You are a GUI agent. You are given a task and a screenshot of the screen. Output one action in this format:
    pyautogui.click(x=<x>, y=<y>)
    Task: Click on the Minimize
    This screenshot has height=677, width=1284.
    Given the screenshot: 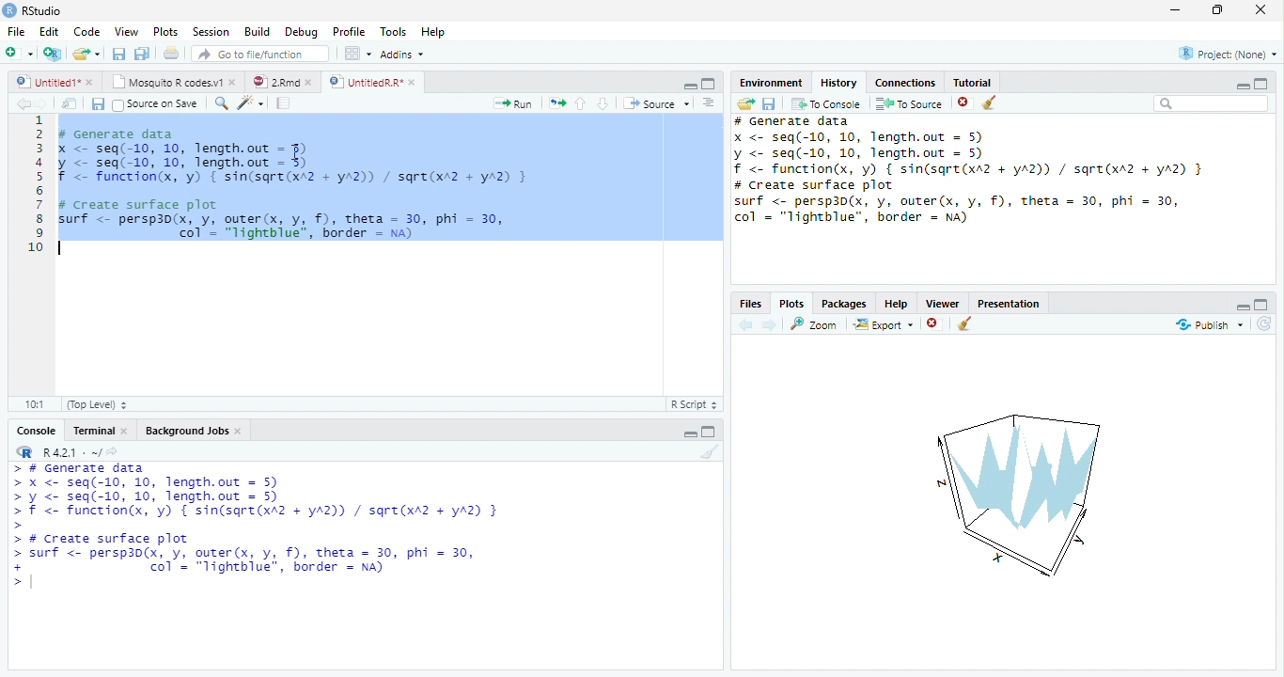 What is the action you would take?
    pyautogui.click(x=690, y=433)
    